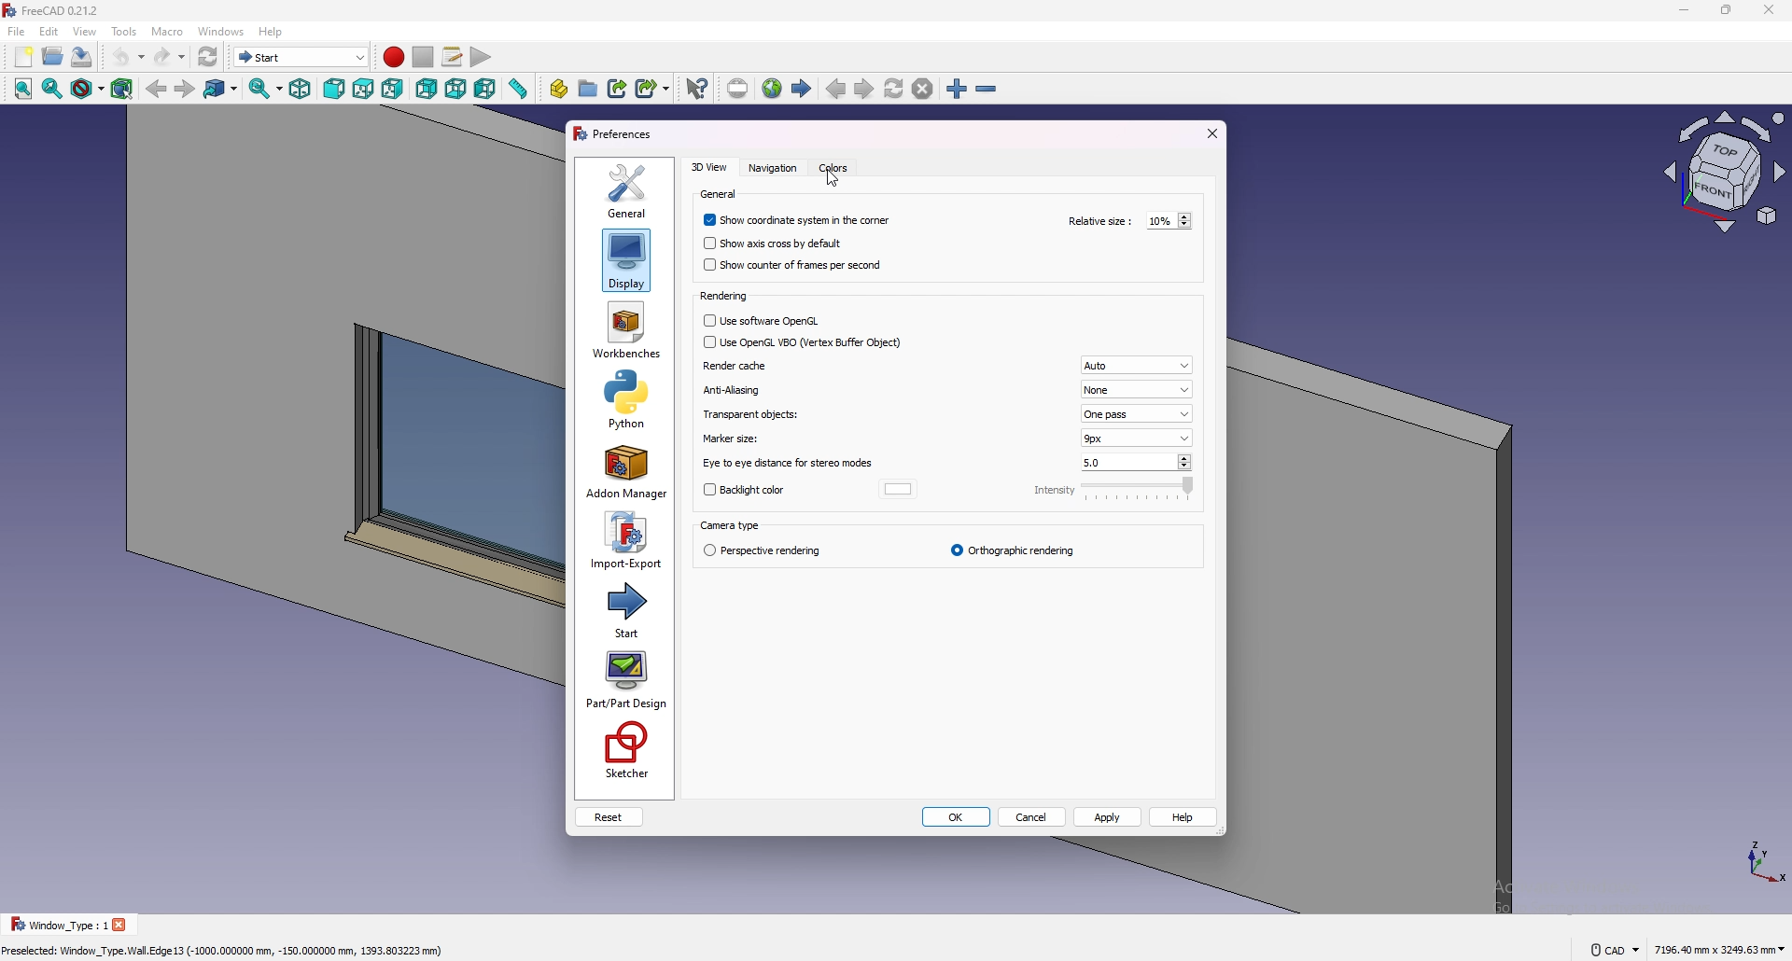 The image size is (1792, 961). I want to click on 5.0, so click(1139, 463).